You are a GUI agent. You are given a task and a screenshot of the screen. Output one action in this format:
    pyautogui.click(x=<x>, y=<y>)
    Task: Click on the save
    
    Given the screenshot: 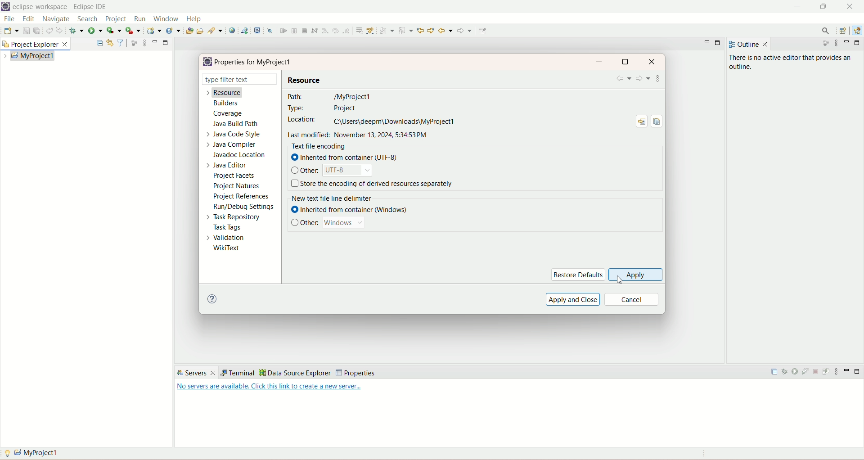 What is the action you would take?
    pyautogui.click(x=11, y=31)
    